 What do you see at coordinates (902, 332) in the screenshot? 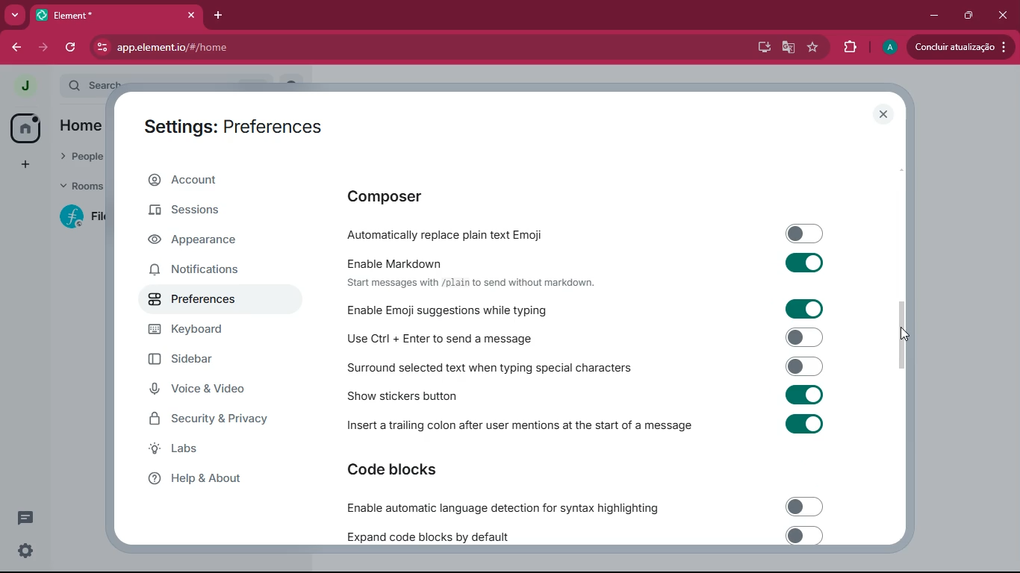
I see `scroll bar` at bounding box center [902, 332].